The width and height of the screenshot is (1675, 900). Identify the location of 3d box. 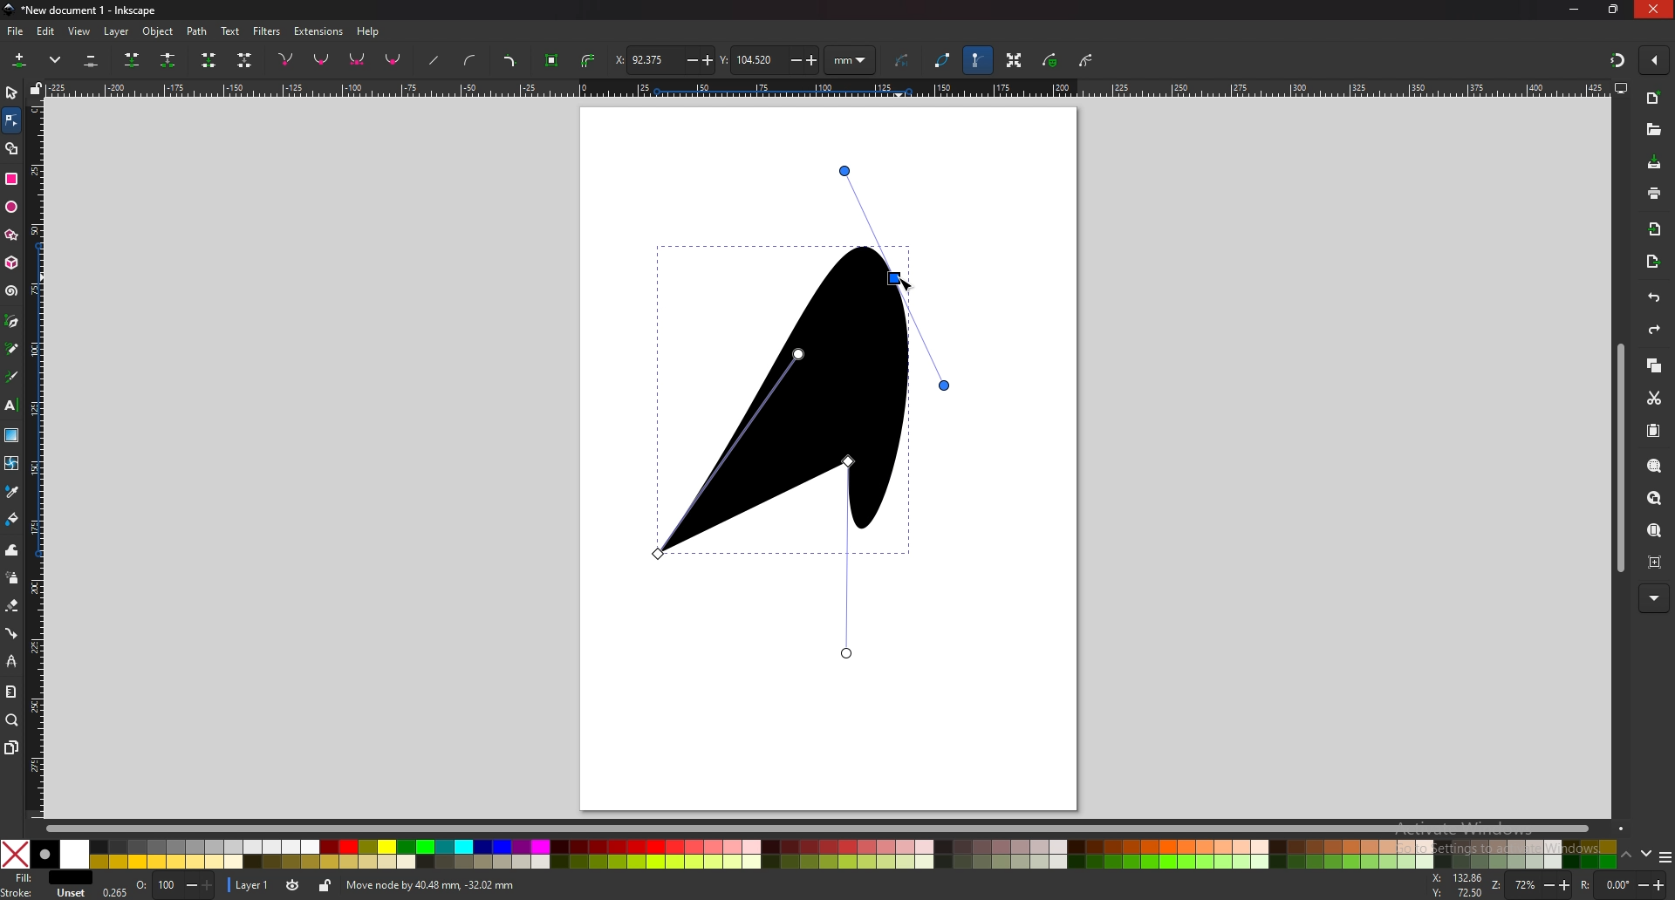
(13, 263).